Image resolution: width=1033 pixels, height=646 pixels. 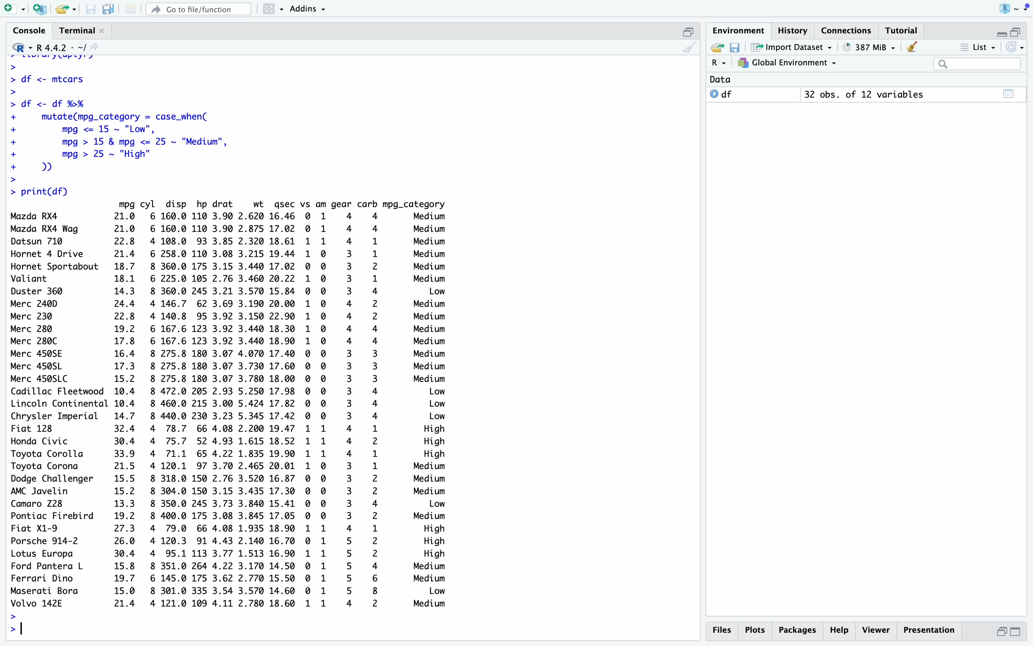 I want to click on grid, so click(x=274, y=9).